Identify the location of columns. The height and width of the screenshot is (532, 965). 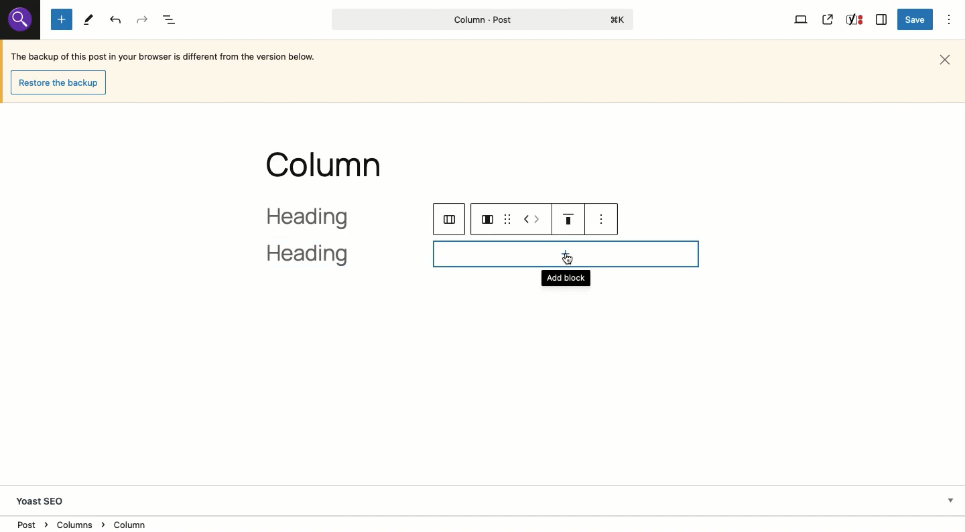
(446, 218).